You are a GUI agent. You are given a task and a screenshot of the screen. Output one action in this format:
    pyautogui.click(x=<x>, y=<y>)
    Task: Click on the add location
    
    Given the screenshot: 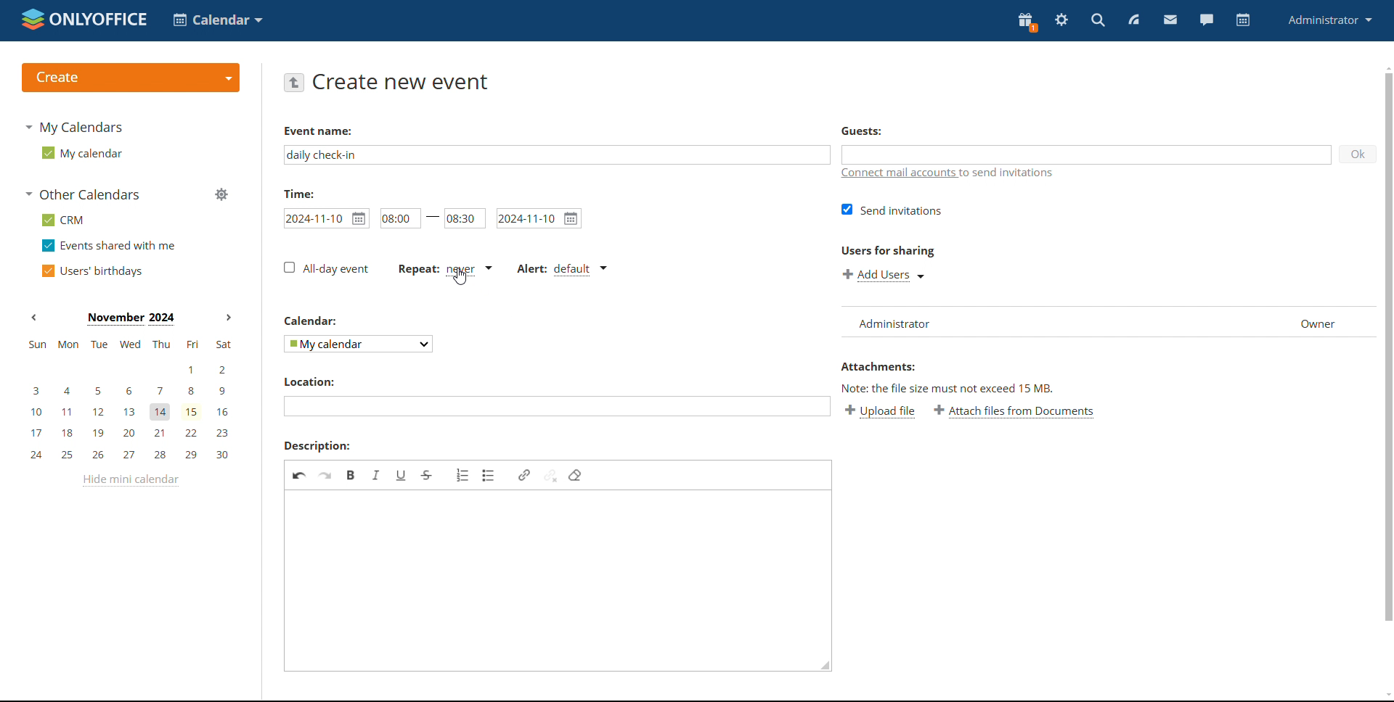 What is the action you would take?
    pyautogui.click(x=557, y=407)
    